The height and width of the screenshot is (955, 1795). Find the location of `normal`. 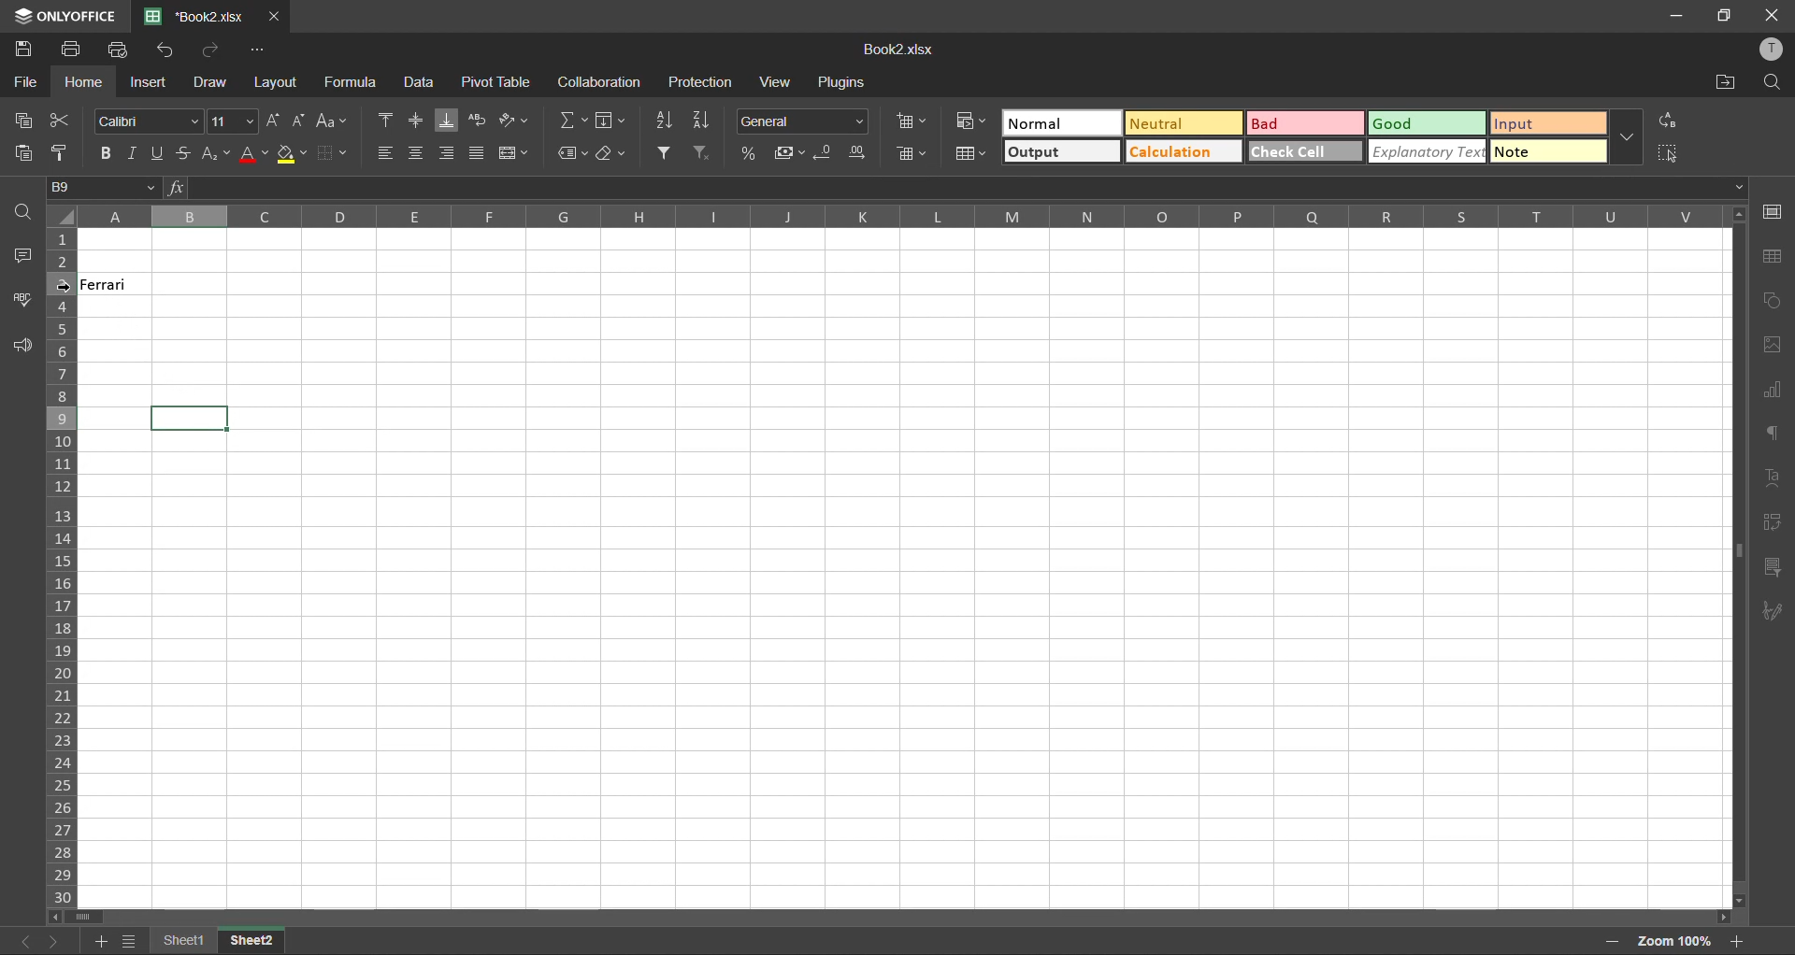

normal is located at coordinates (1063, 124).